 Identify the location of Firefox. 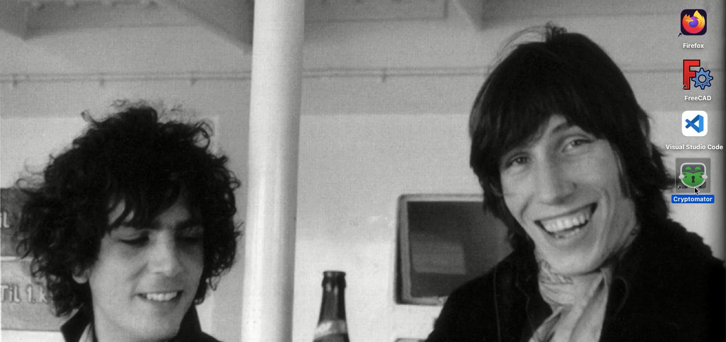
(690, 28).